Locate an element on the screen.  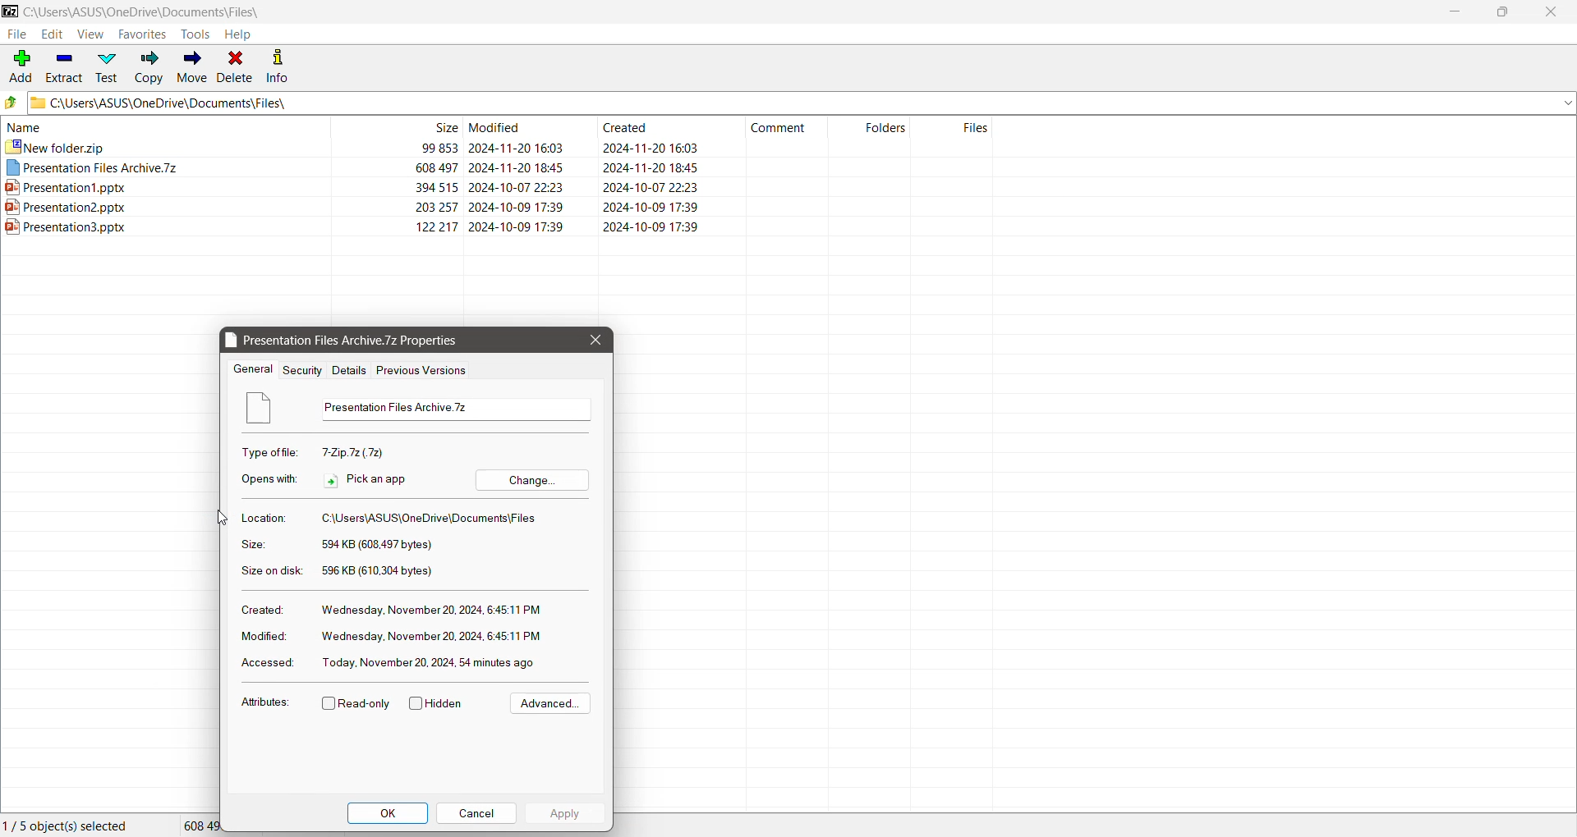
Presentation Files Archive.7Z Properties is located at coordinates (345, 341).